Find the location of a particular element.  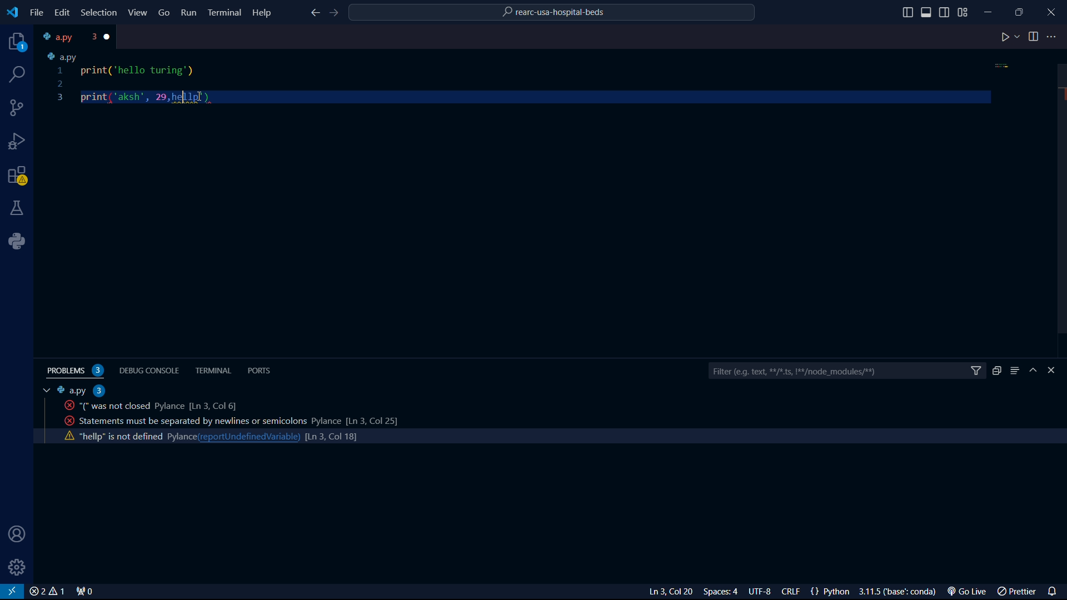

close bar is located at coordinates (1056, 371).